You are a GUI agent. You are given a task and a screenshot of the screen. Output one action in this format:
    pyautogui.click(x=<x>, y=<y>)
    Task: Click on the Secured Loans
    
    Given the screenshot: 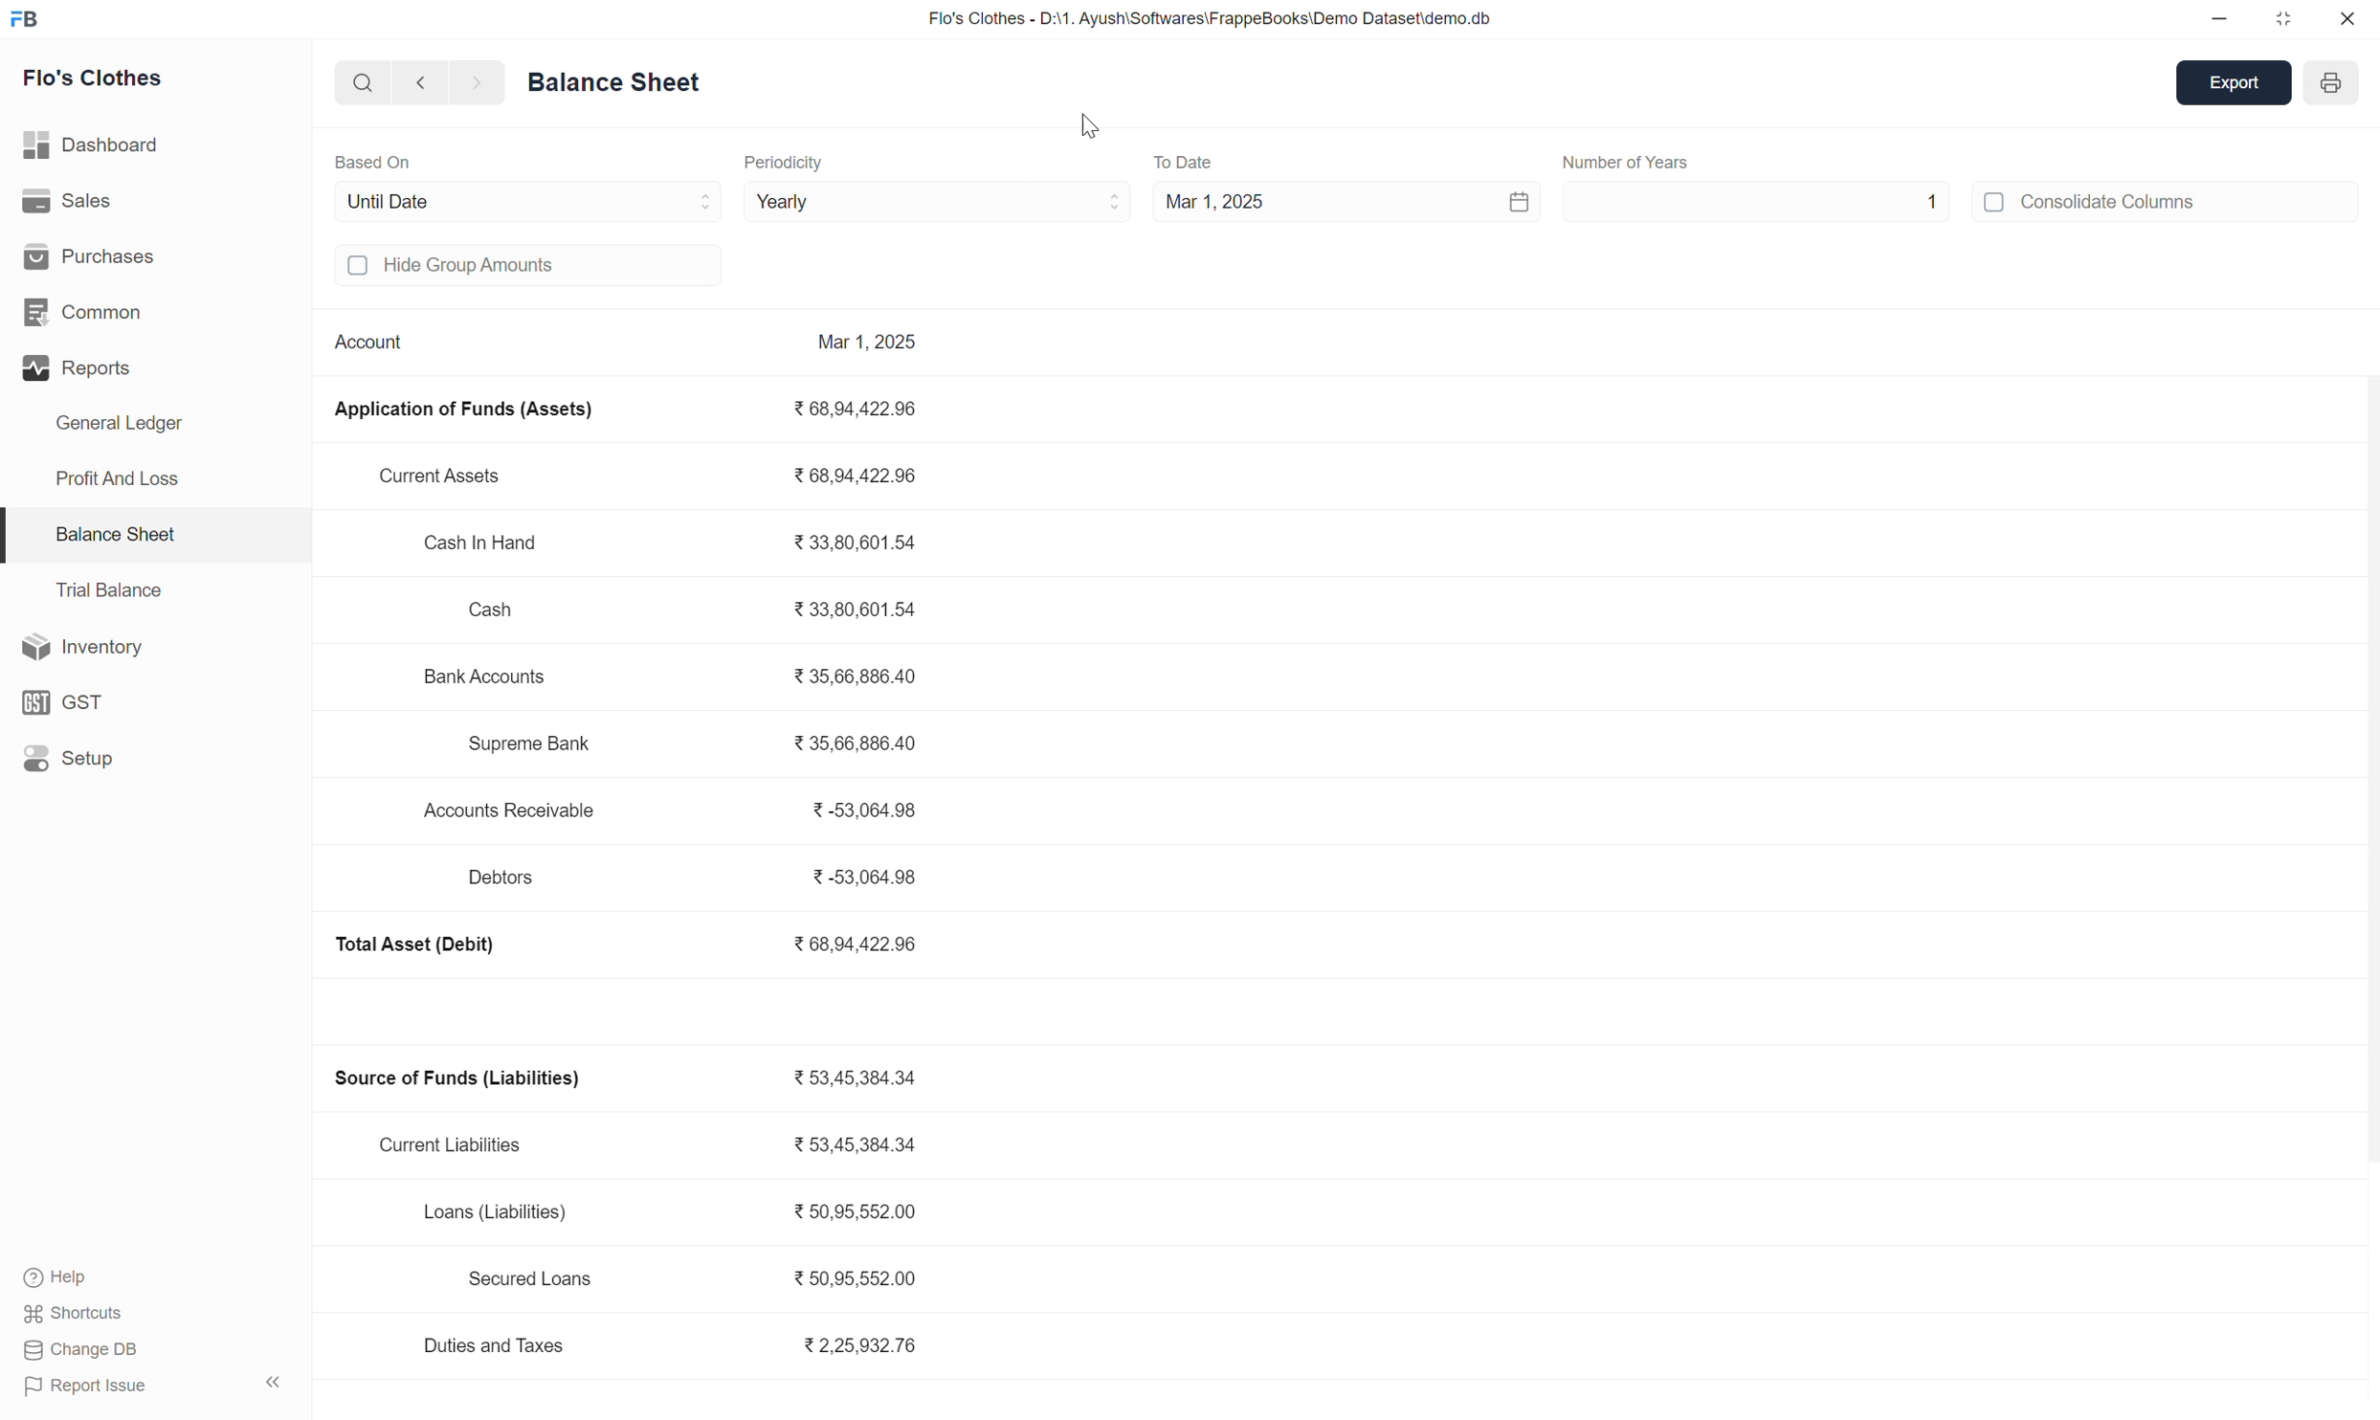 What is the action you would take?
    pyautogui.click(x=536, y=1279)
    